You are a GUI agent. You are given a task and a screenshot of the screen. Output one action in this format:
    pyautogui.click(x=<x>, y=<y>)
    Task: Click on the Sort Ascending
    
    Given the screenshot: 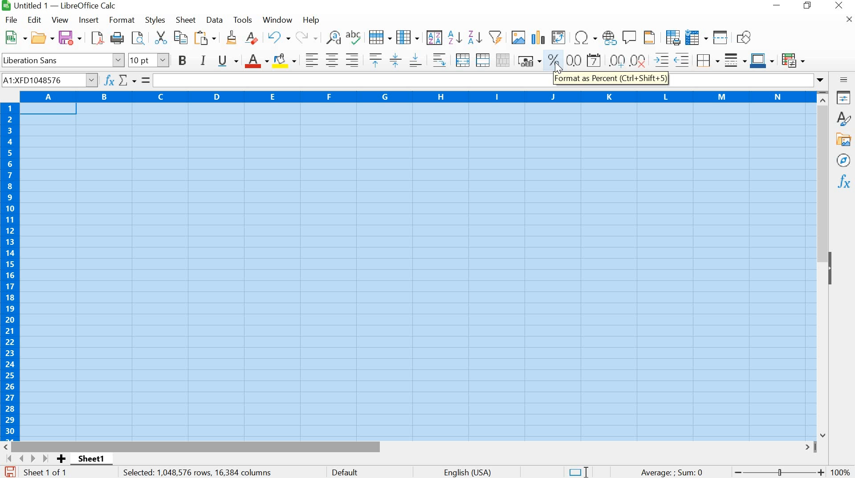 What is the action you would take?
    pyautogui.click(x=454, y=39)
    